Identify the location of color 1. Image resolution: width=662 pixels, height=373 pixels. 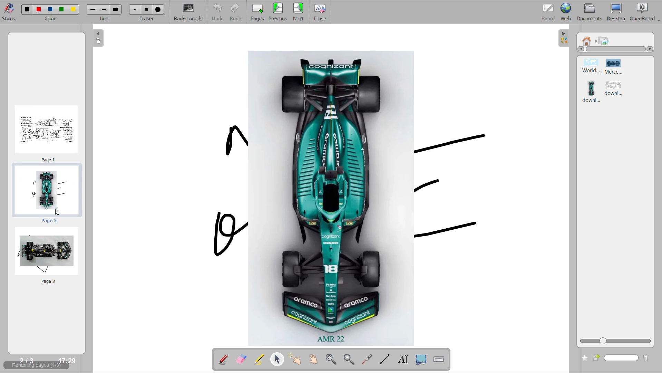
(26, 9).